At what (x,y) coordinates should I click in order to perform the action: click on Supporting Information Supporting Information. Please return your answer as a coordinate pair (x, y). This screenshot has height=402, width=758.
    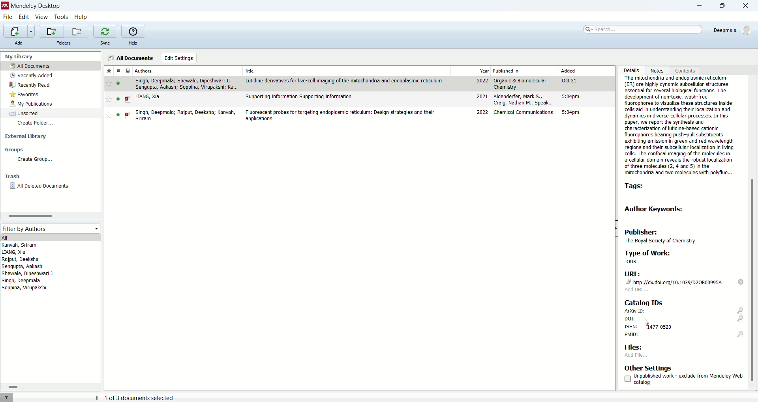
    Looking at the image, I should click on (299, 97).